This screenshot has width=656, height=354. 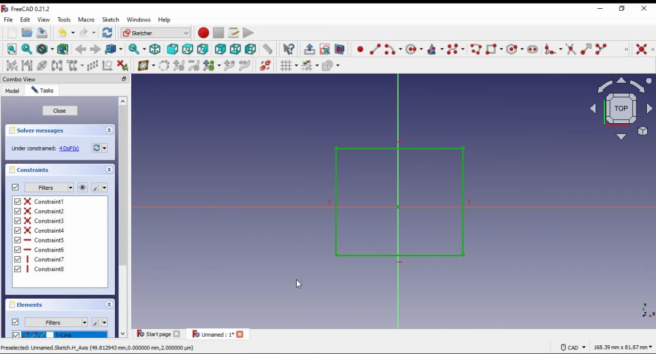 What do you see at coordinates (360, 49) in the screenshot?
I see `create point` at bounding box center [360, 49].